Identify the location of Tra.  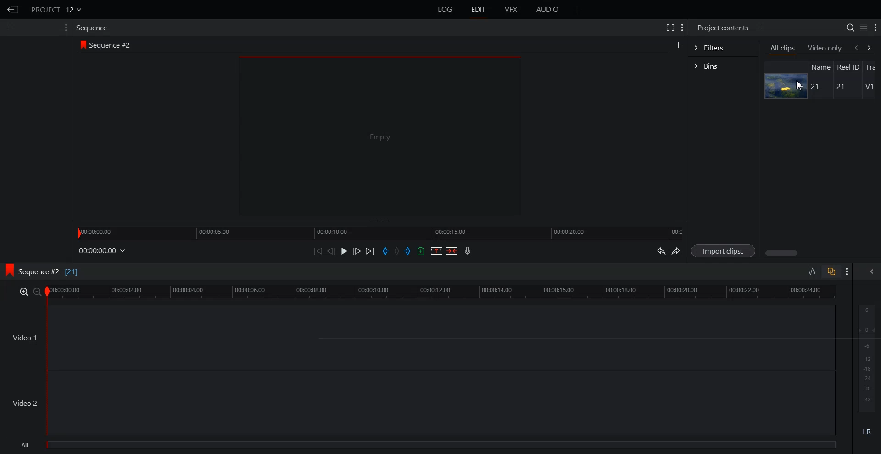
(873, 66).